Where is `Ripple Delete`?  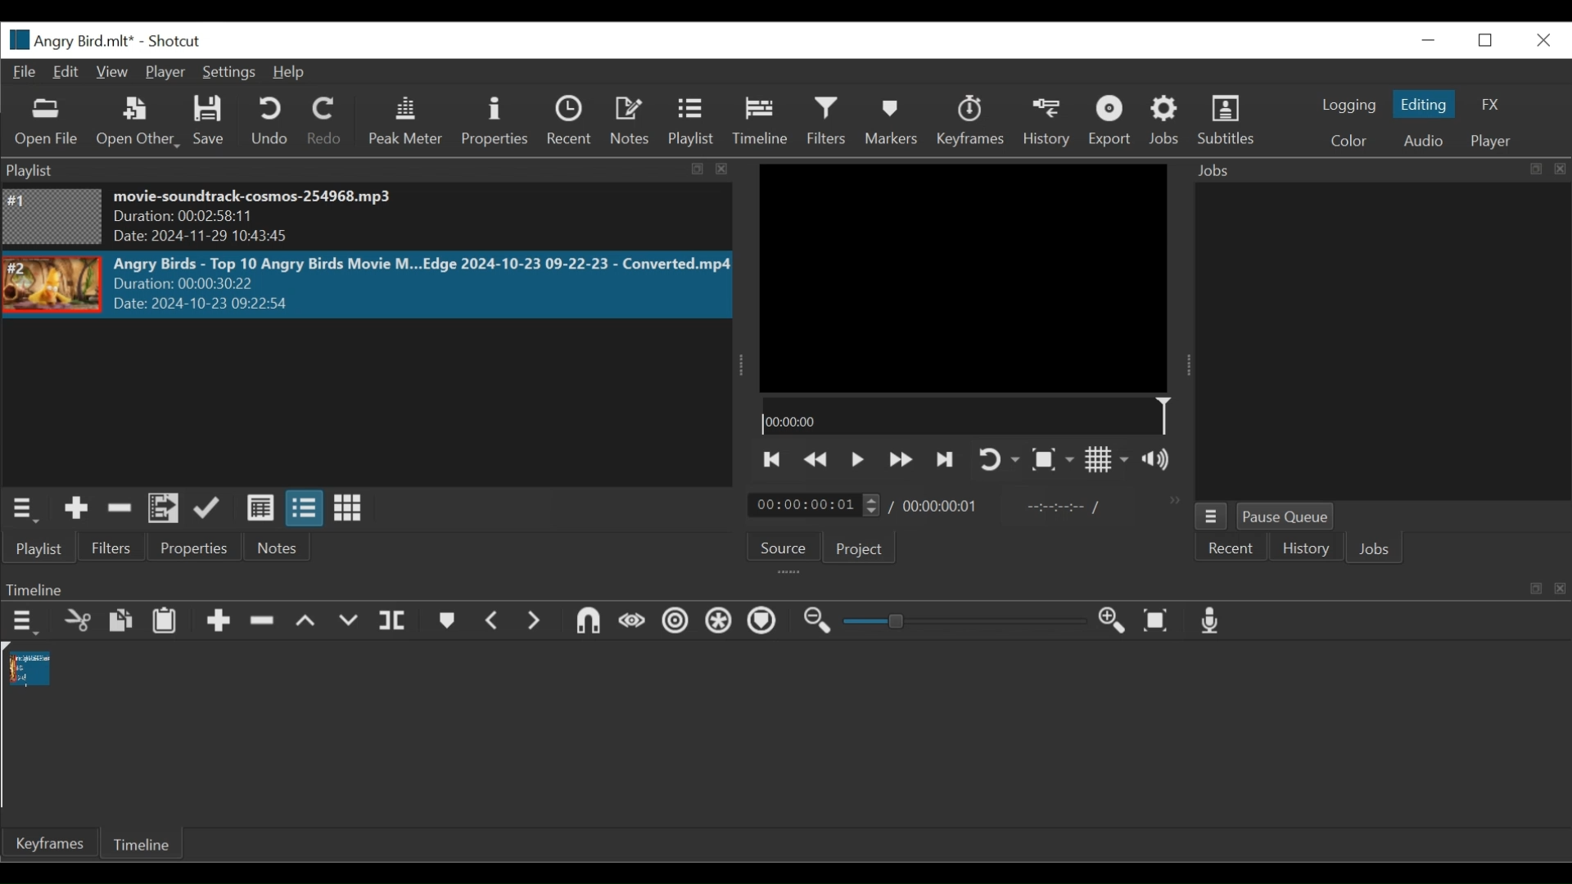 Ripple Delete is located at coordinates (263, 622).